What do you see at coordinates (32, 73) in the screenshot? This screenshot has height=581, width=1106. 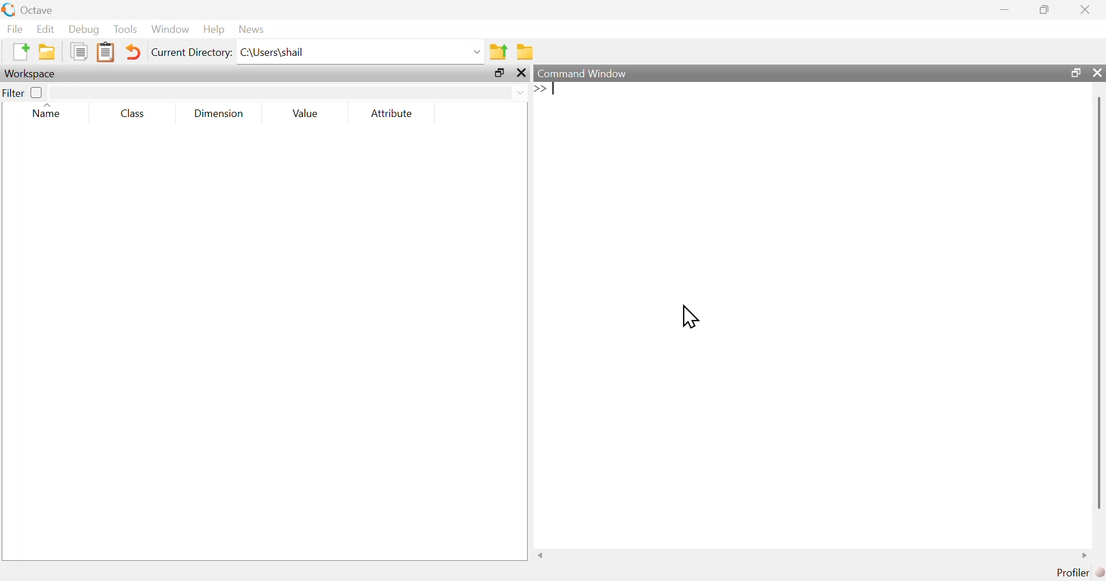 I see `Workspace` at bounding box center [32, 73].